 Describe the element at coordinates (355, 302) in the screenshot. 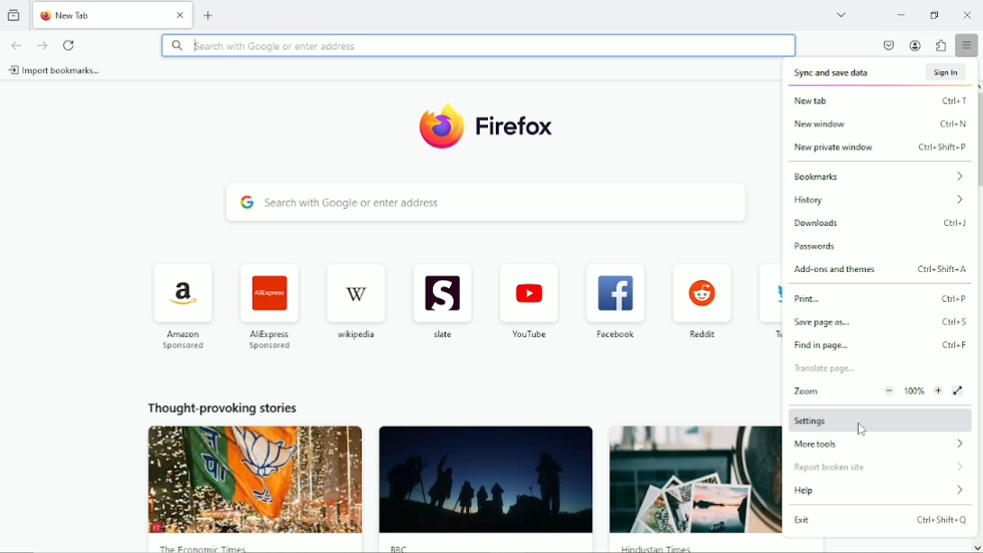

I see `Wikipedia` at that location.